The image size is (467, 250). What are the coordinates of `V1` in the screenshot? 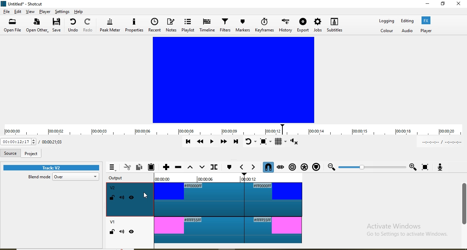 It's located at (112, 223).